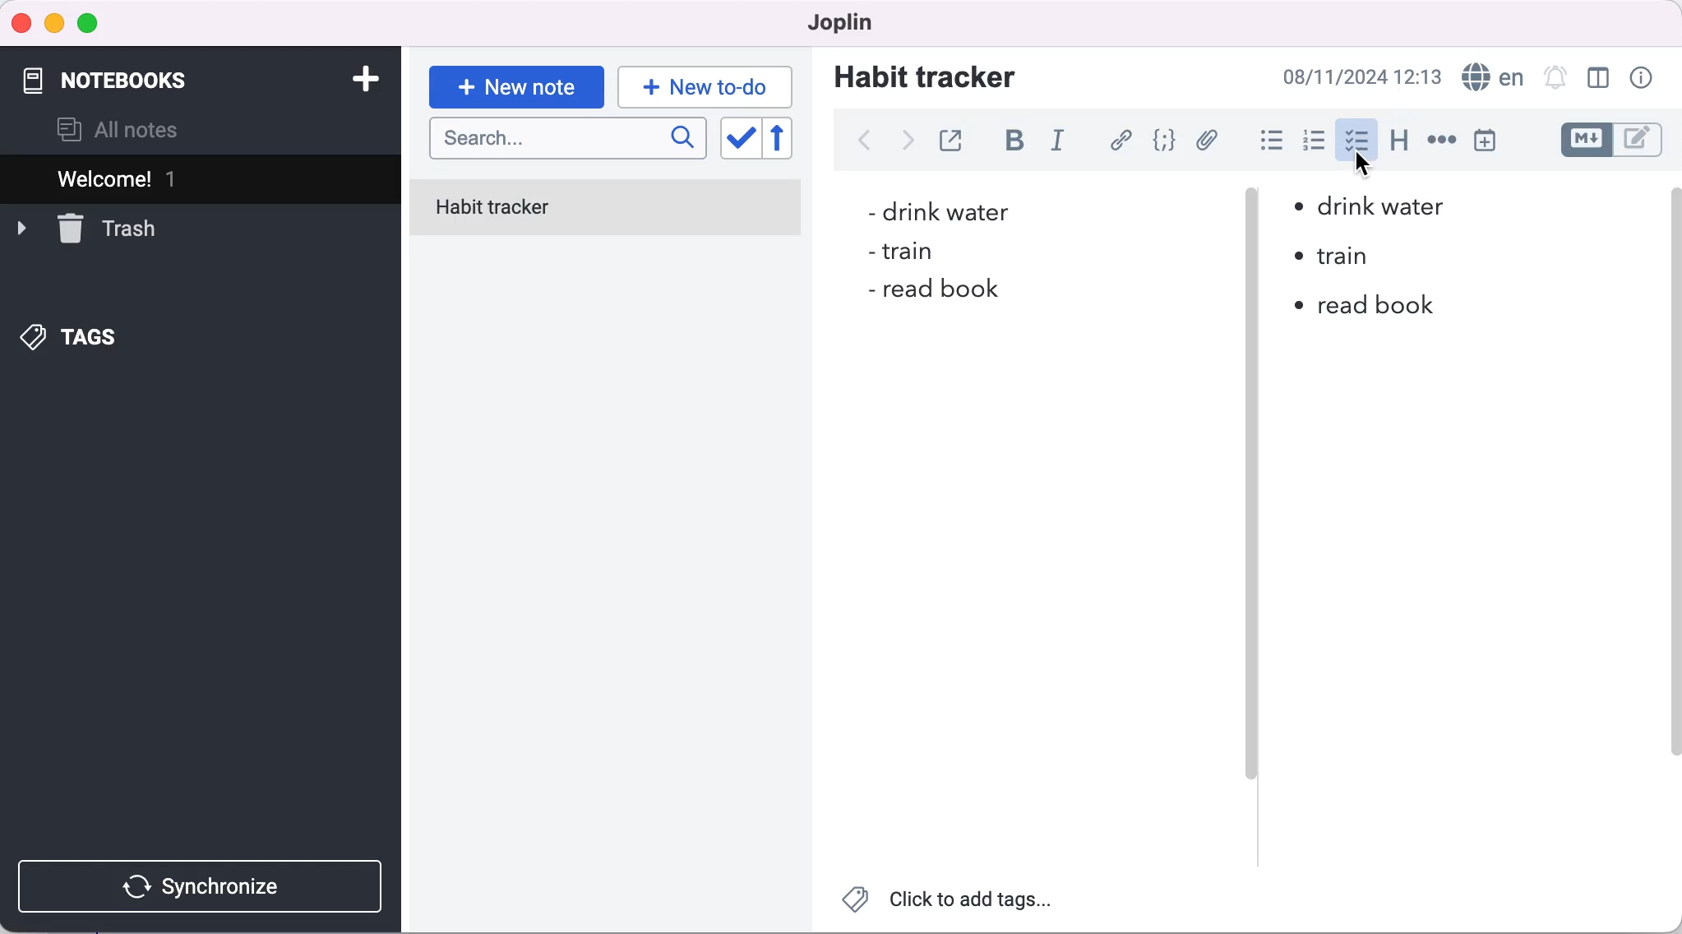 This screenshot has width=1682, height=934. I want to click on - drink water, so click(931, 210).